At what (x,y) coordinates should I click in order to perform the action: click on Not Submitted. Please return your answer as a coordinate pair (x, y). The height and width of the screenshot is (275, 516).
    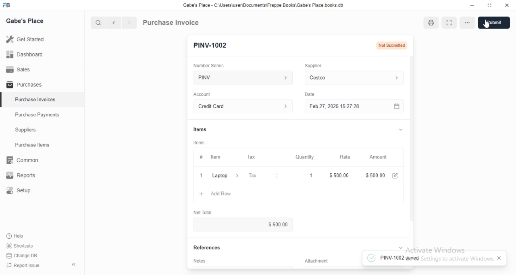
    Looking at the image, I should click on (392, 46).